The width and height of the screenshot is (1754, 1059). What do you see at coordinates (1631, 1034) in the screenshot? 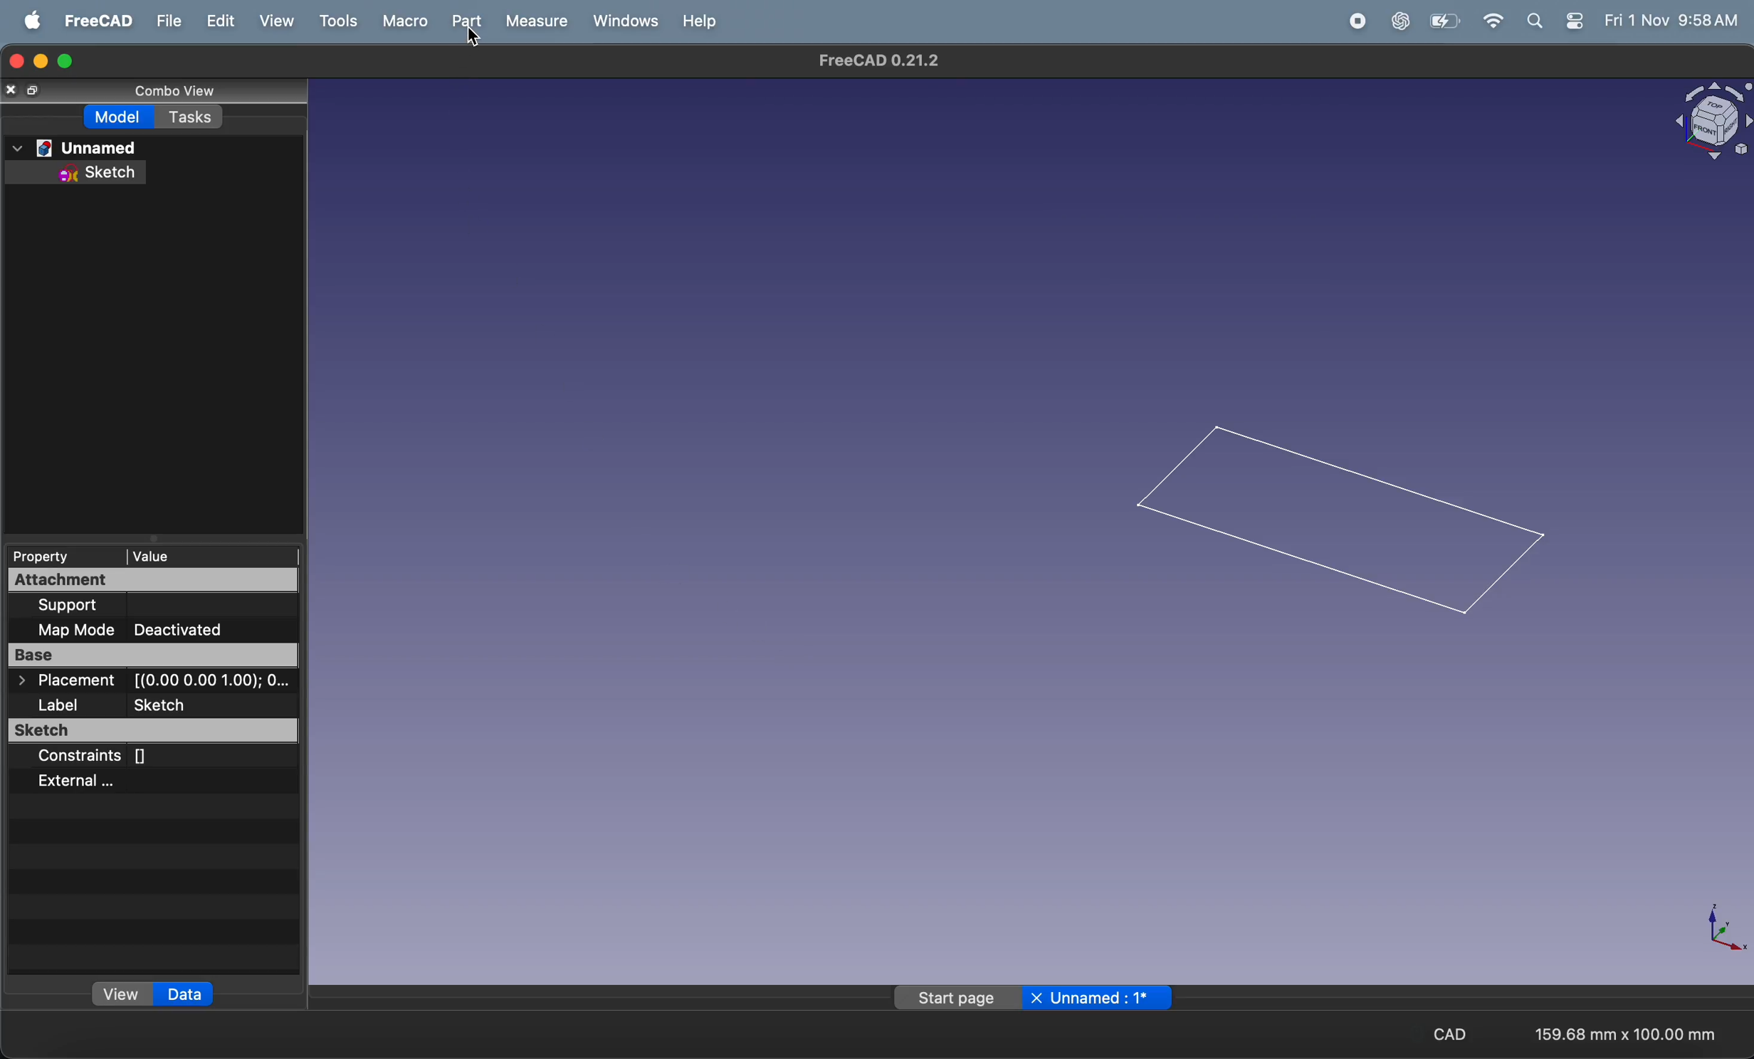
I see `aspect ratio` at bounding box center [1631, 1034].